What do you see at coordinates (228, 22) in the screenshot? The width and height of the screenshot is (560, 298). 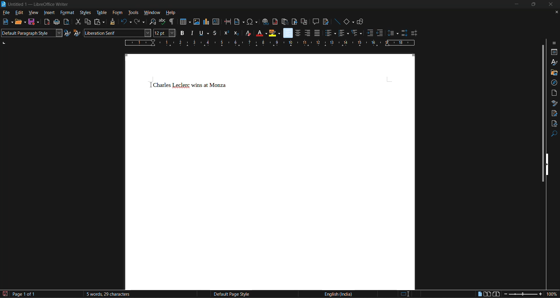 I see `insert page break` at bounding box center [228, 22].